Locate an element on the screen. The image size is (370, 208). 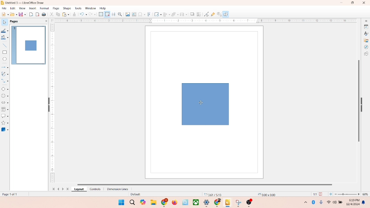
show grid is located at coordinates (101, 14).